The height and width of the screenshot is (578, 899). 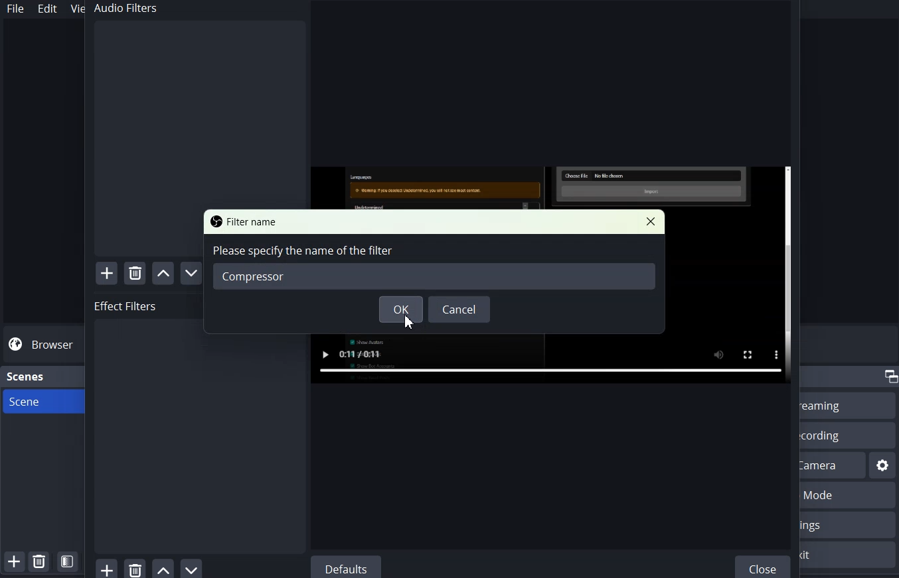 What do you see at coordinates (107, 273) in the screenshot?
I see `Add Filter` at bounding box center [107, 273].